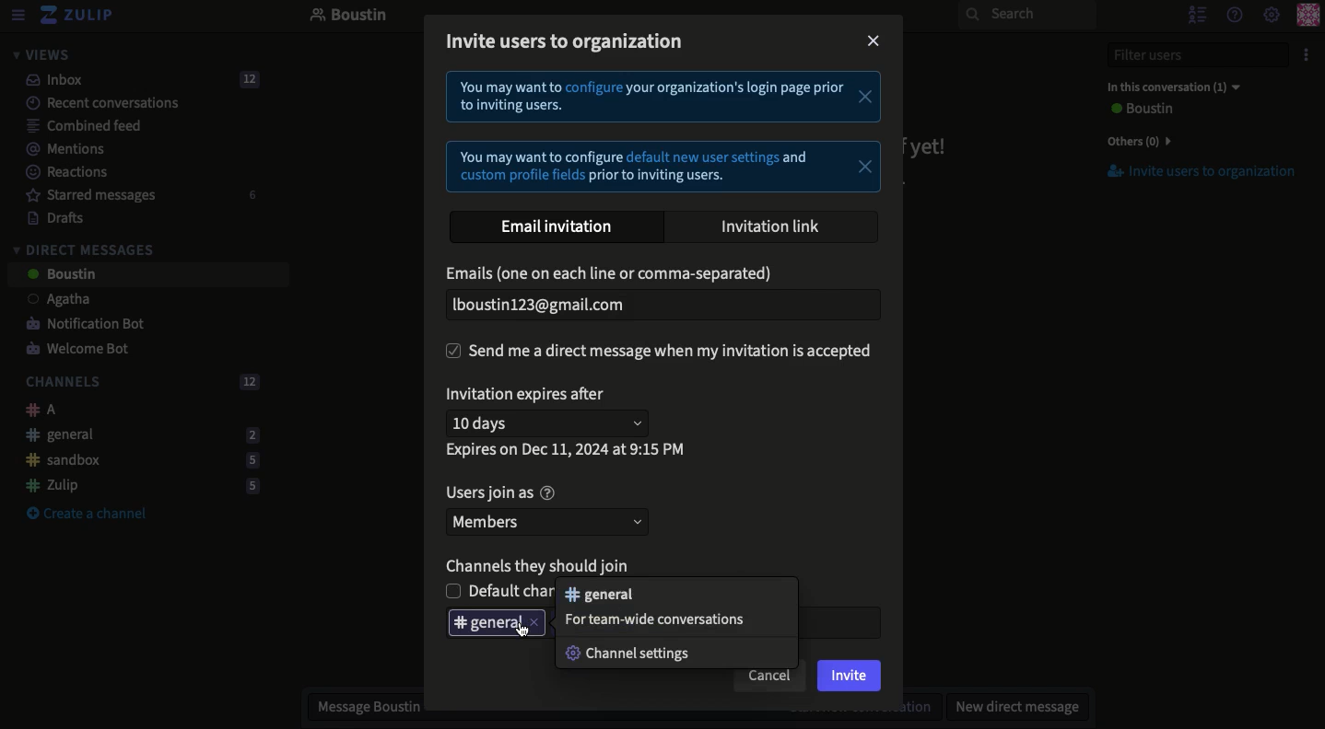  I want to click on Create a channel, so click(87, 515).